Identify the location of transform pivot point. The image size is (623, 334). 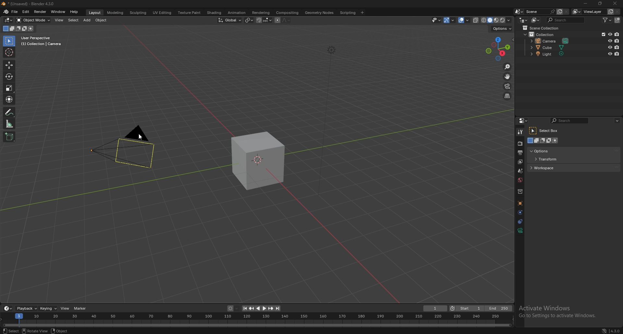
(249, 20).